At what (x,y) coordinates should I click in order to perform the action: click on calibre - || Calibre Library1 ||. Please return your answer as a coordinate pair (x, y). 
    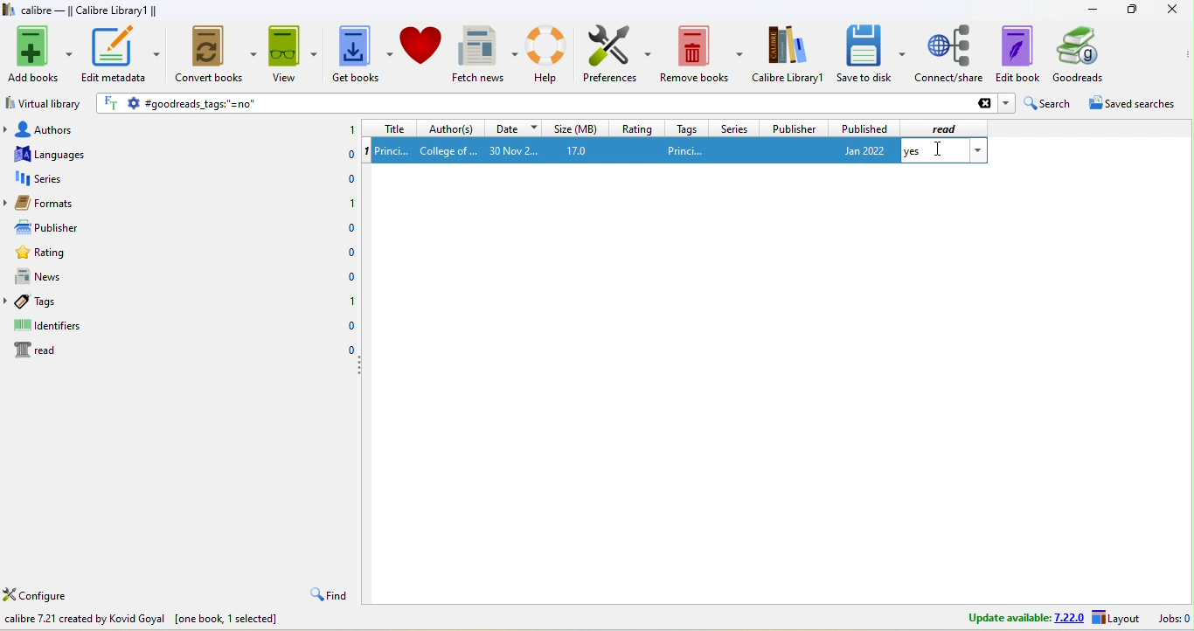
    Looking at the image, I should click on (89, 10).